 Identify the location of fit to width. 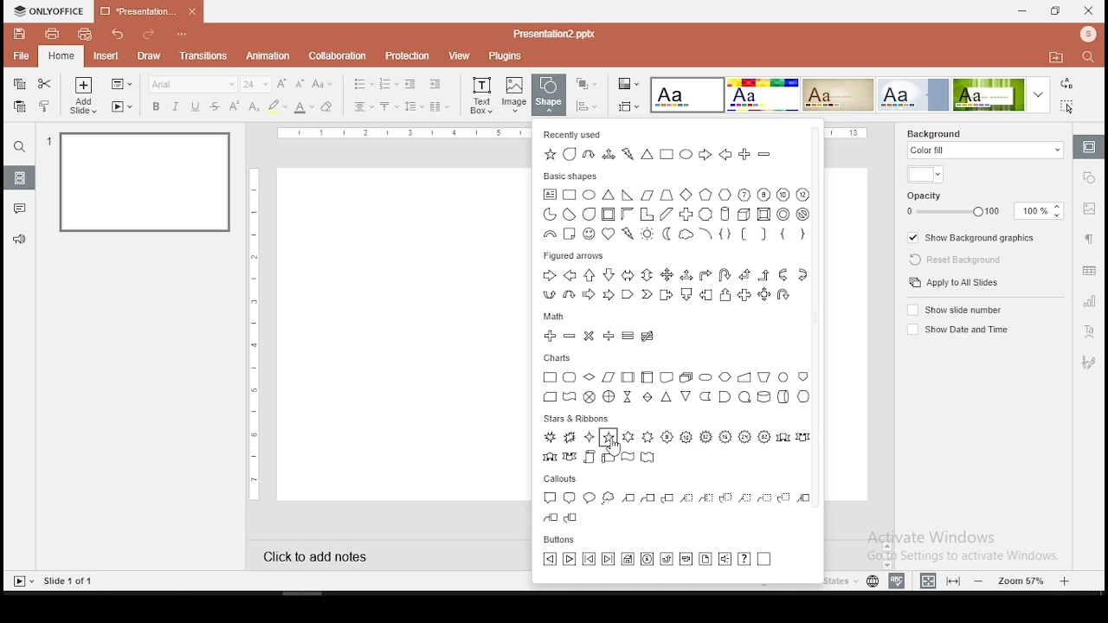
(928, 580).